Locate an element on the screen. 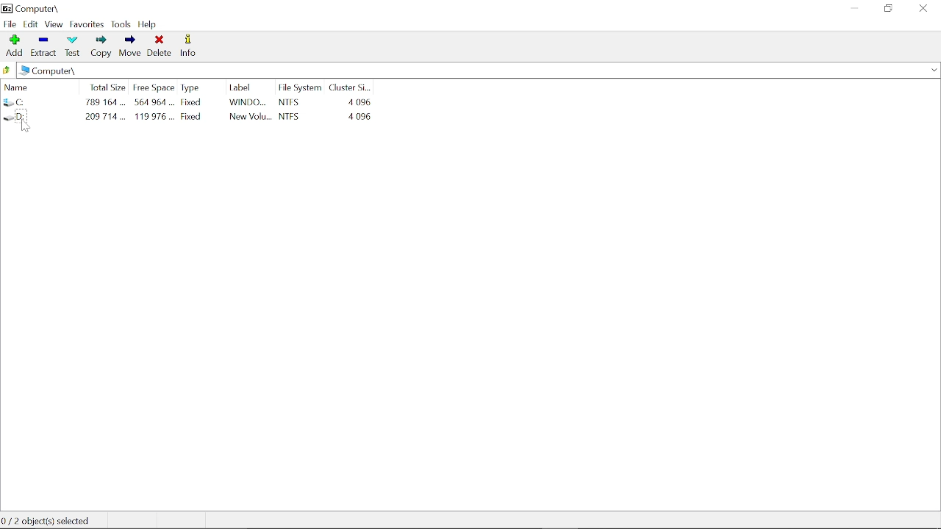 Image resolution: width=941 pixels, height=529 pixels. Computer\ is located at coordinates (51, 71).